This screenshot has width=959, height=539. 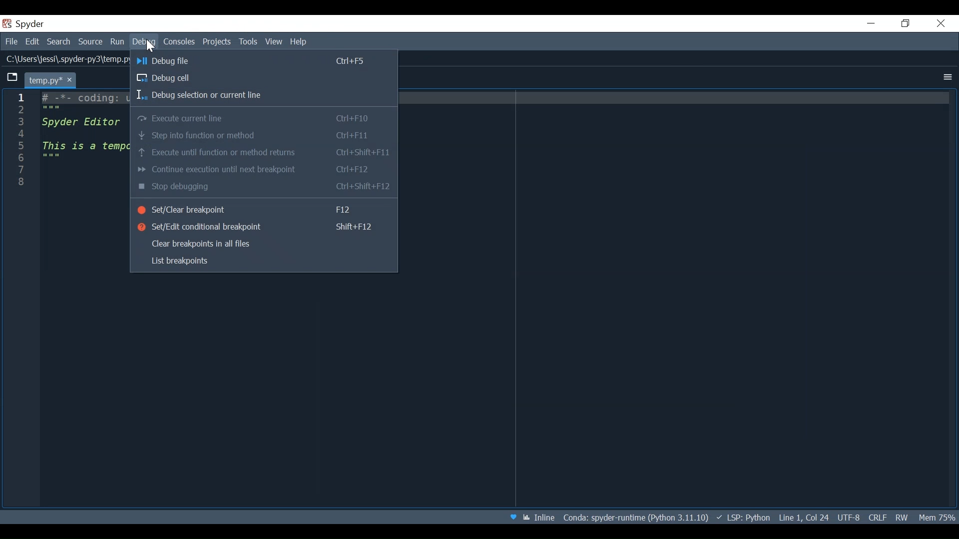 I want to click on Cursor position, so click(x=805, y=518).